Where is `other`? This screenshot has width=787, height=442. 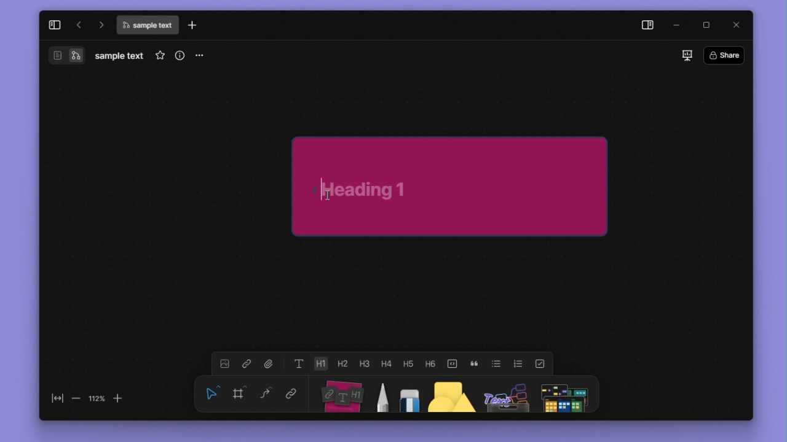 other is located at coordinates (507, 394).